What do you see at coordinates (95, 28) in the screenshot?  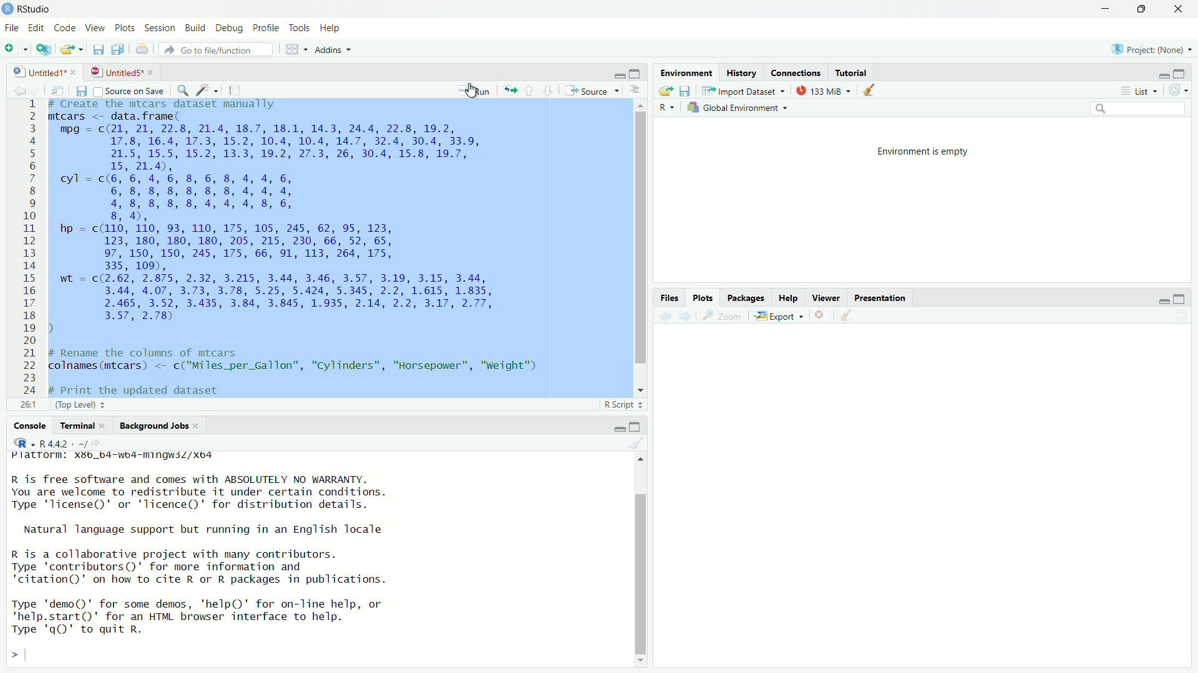 I see `View` at bounding box center [95, 28].